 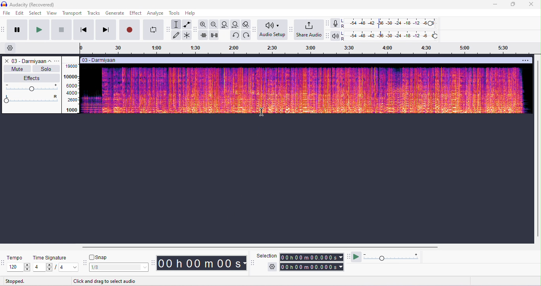 I want to click on playback speed, so click(x=392, y=257).